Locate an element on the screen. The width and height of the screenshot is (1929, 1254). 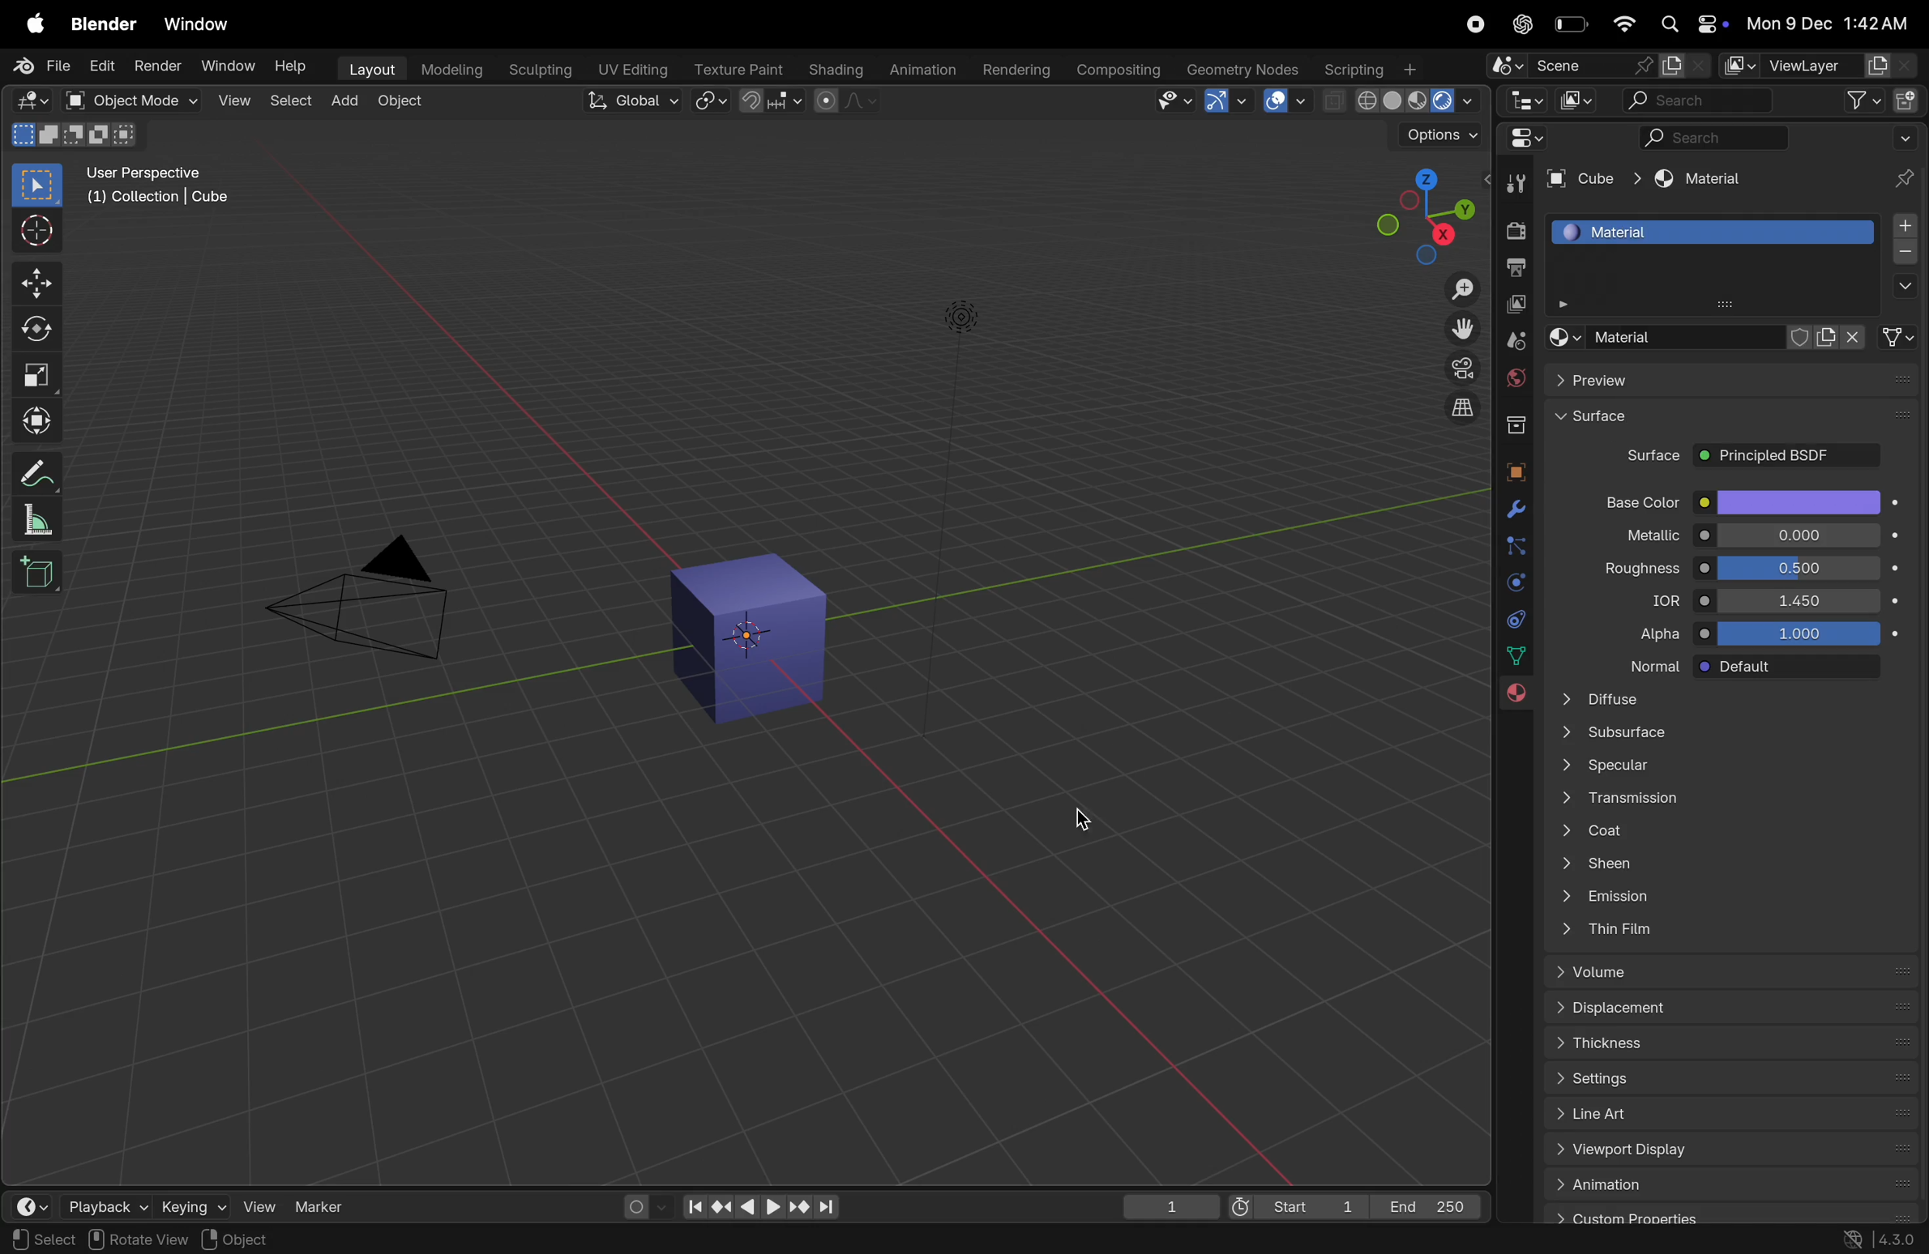
measure  is located at coordinates (34, 519).